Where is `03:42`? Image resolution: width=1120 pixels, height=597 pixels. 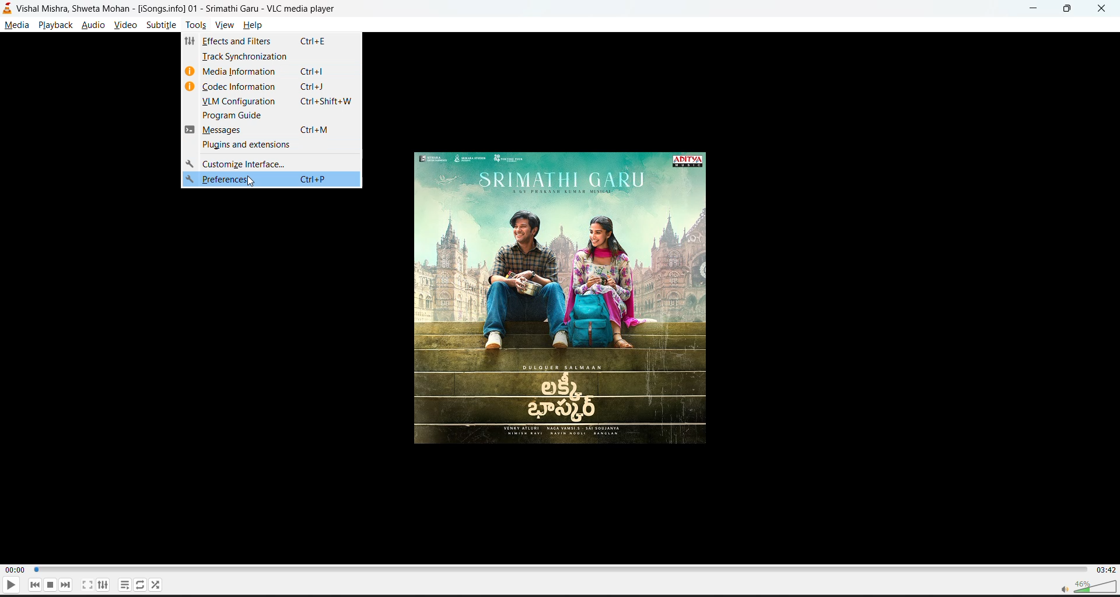
03:42 is located at coordinates (1105, 568).